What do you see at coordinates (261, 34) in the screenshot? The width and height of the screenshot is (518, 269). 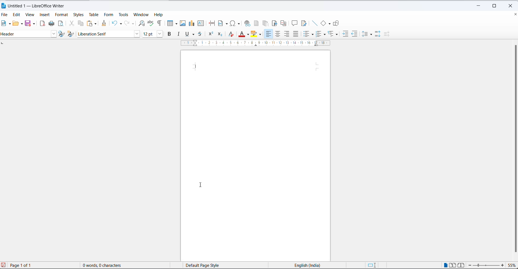 I see `character highlighting options` at bounding box center [261, 34].